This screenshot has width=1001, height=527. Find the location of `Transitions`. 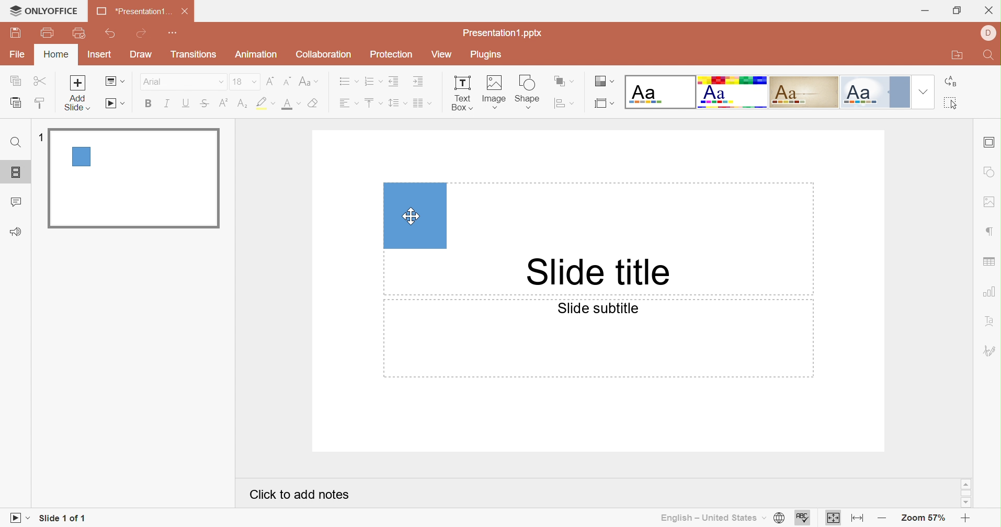

Transitions is located at coordinates (195, 54).